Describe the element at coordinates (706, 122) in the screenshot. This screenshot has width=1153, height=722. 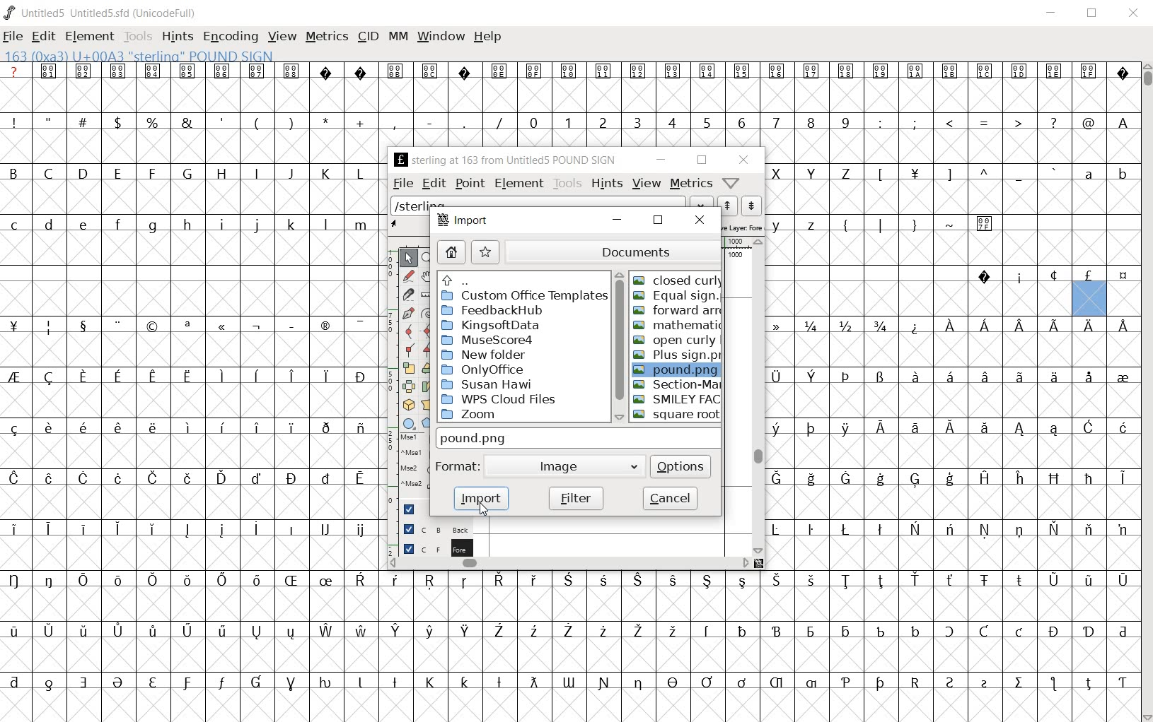
I see `5` at that location.